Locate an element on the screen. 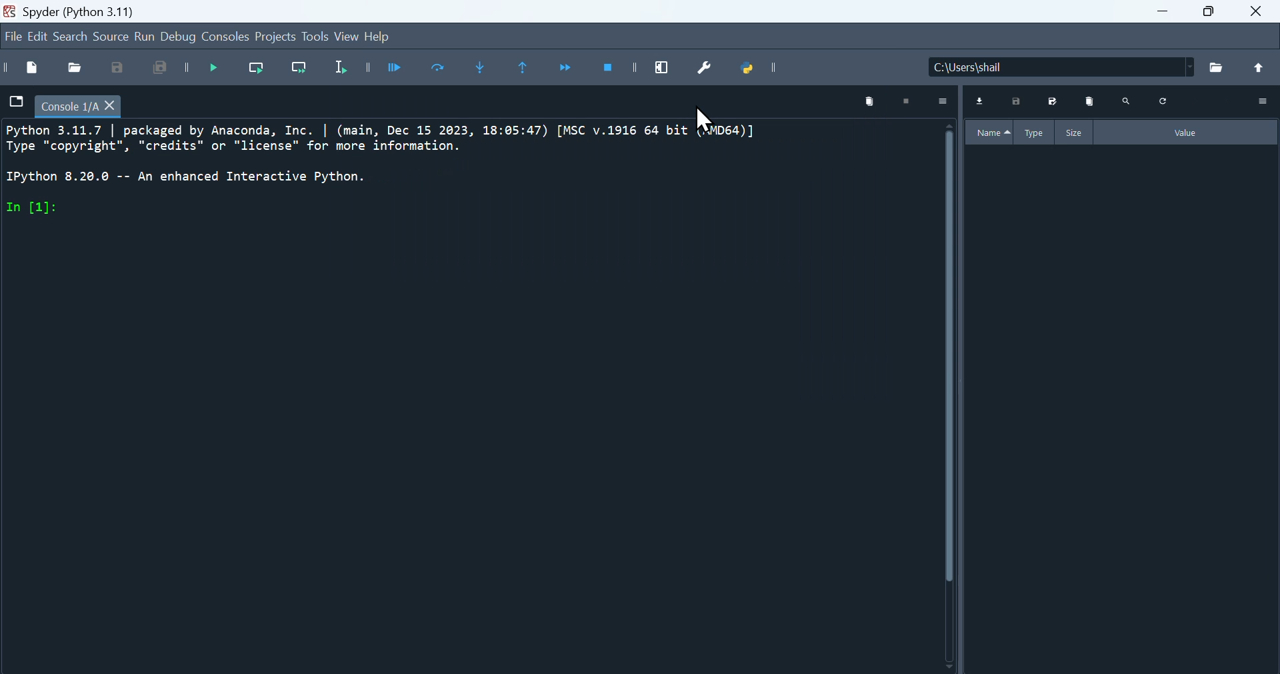  maximise current window is located at coordinates (667, 66).